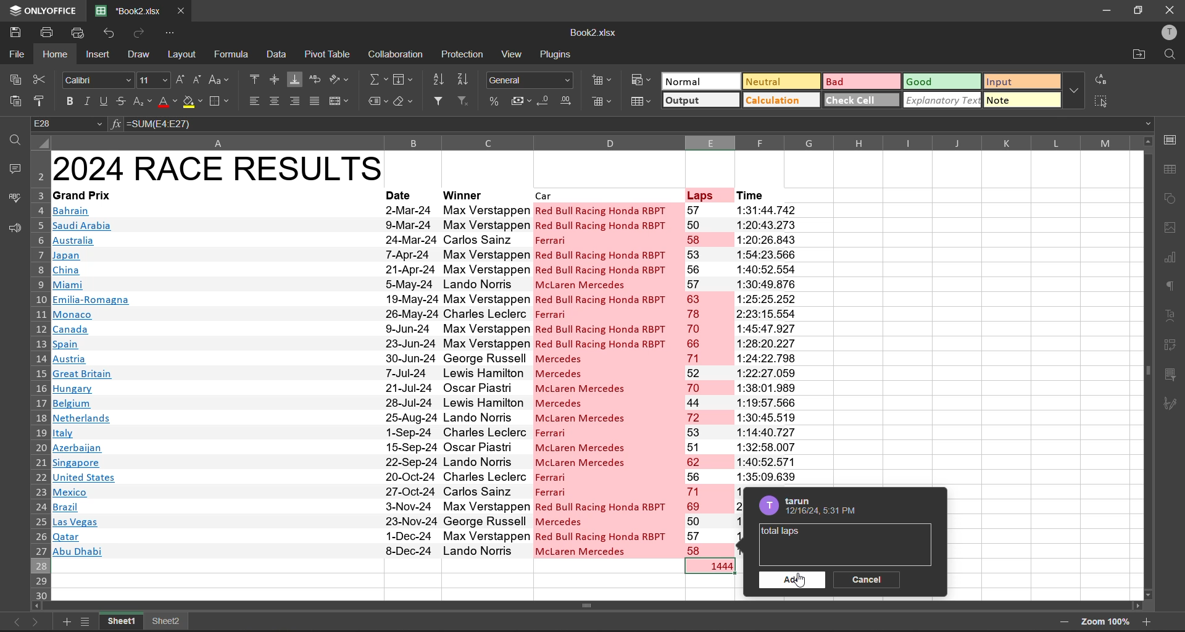 The width and height of the screenshot is (1185, 632). Describe the element at coordinates (767, 505) in the screenshot. I see `avatar` at that location.